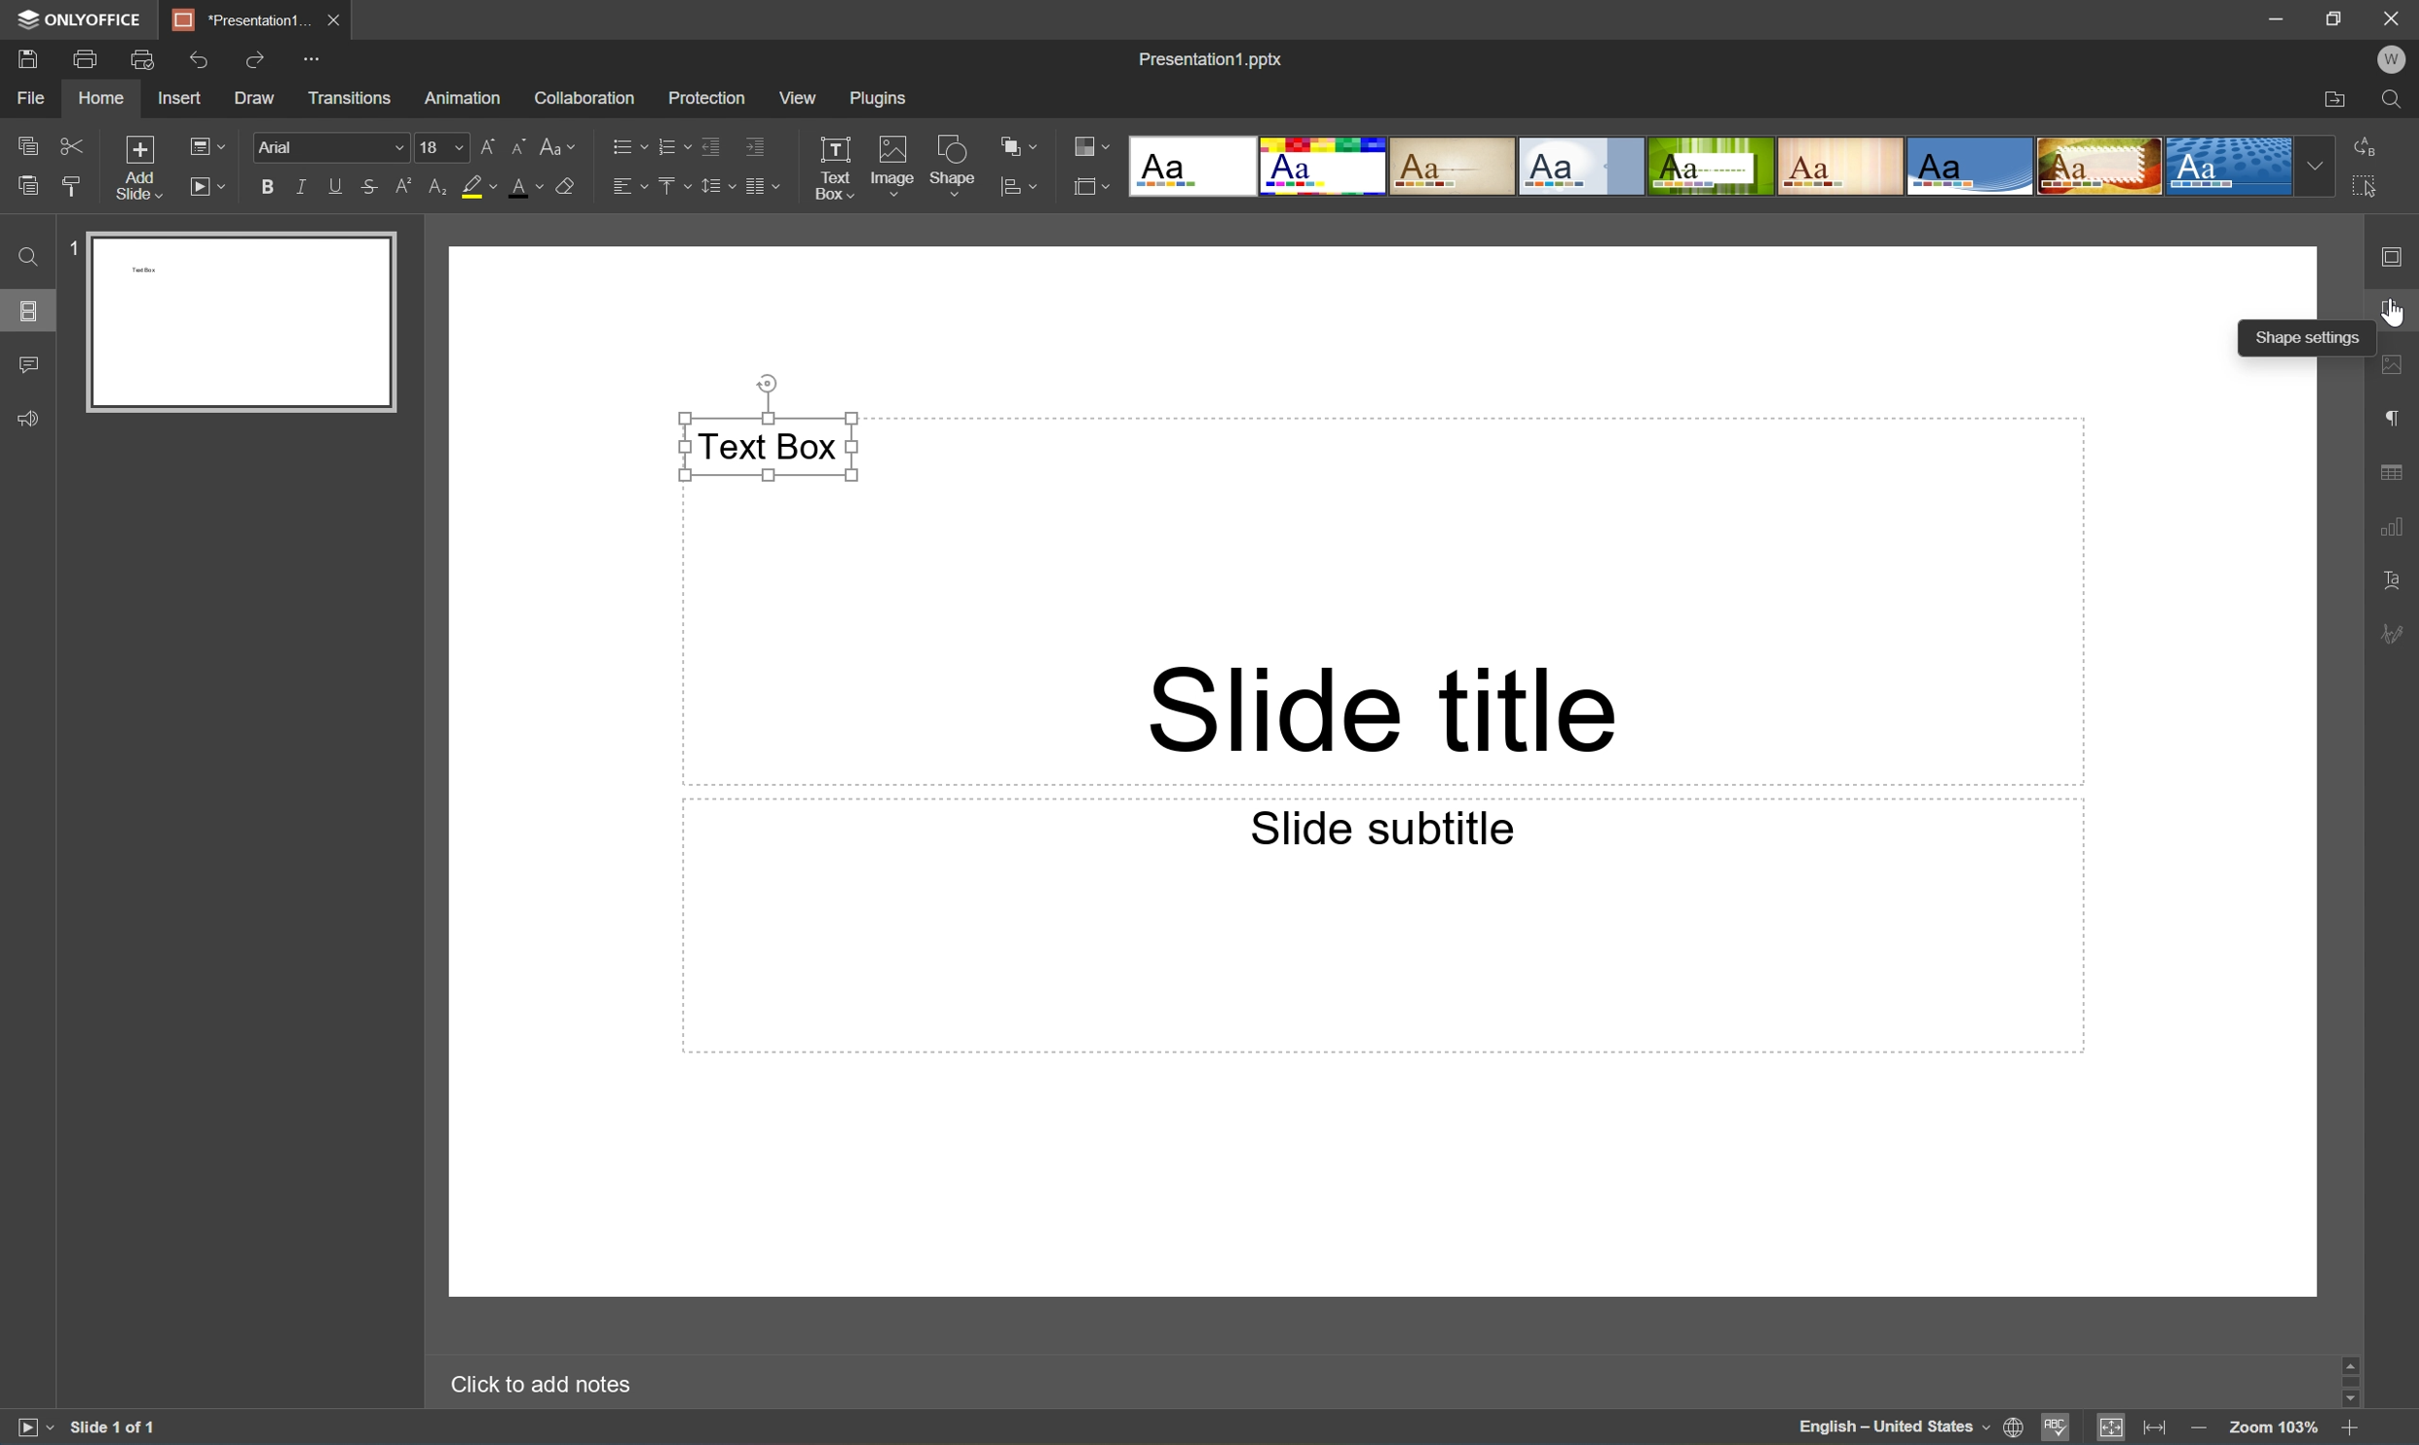 Image resolution: width=2419 pixels, height=1445 pixels. I want to click on Highlight color, so click(474, 186).